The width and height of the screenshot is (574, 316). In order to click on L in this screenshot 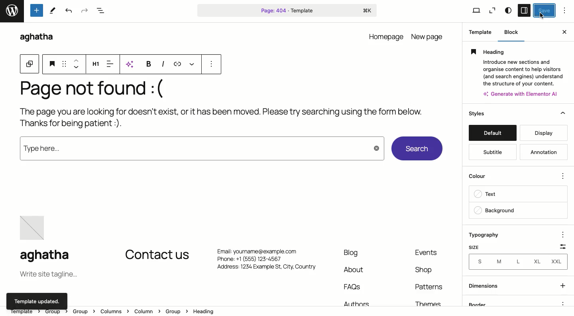, I will do `click(517, 262)`.